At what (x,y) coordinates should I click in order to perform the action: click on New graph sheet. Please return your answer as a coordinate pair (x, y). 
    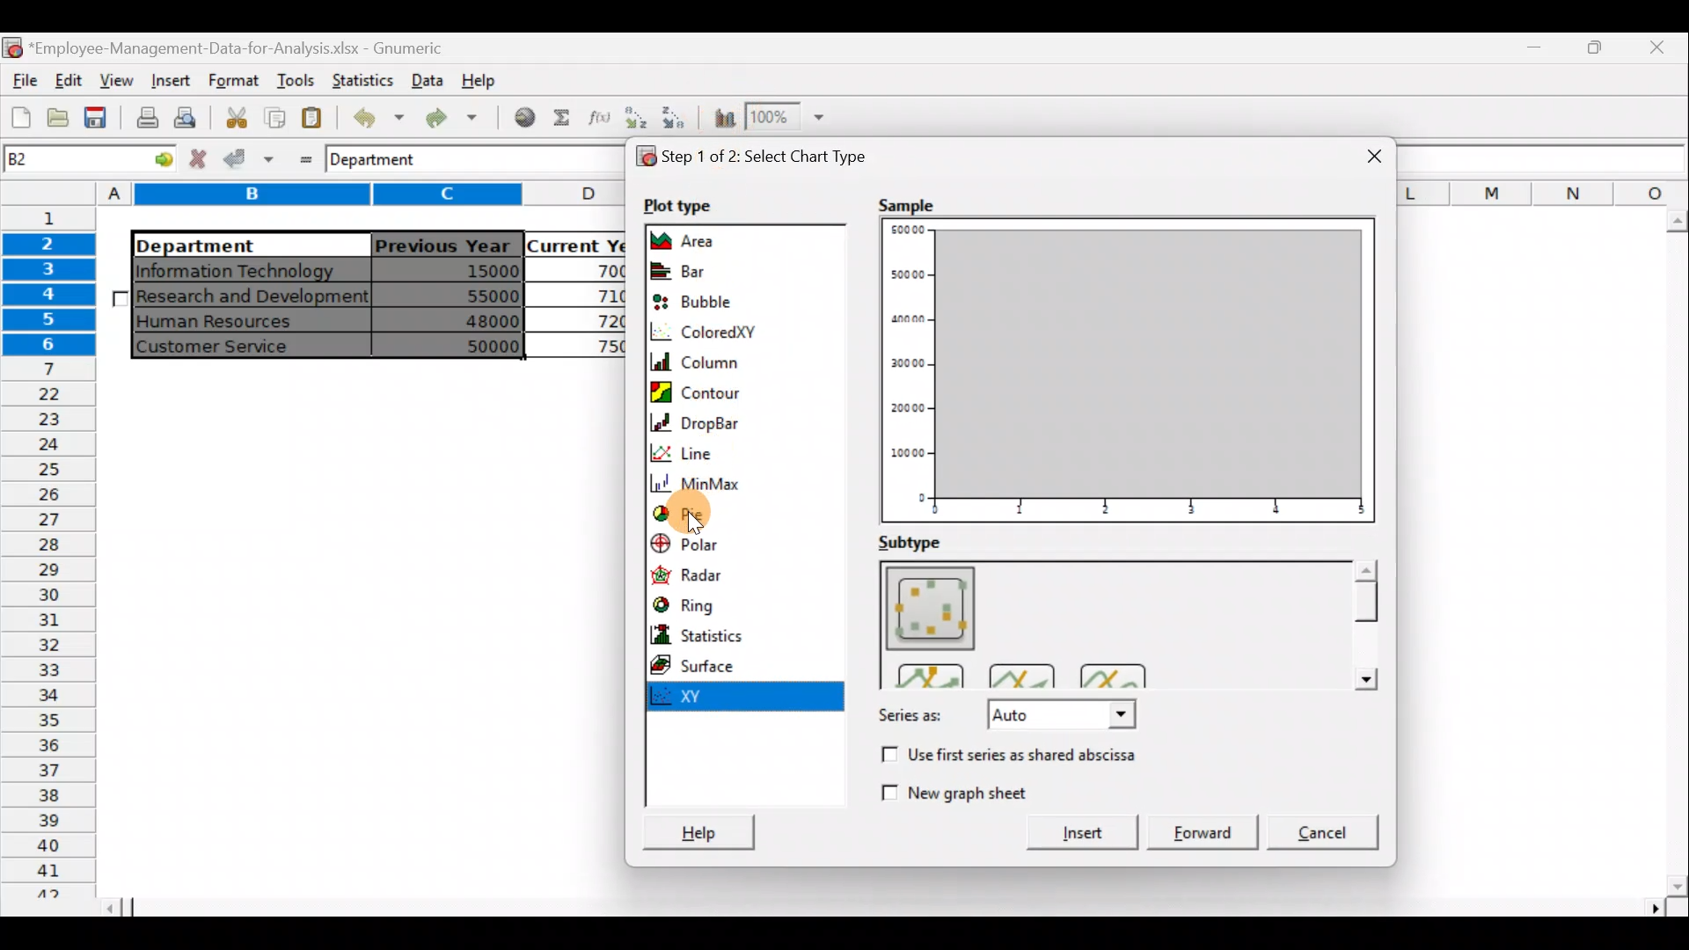
    Looking at the image, I should click on (953, 790).